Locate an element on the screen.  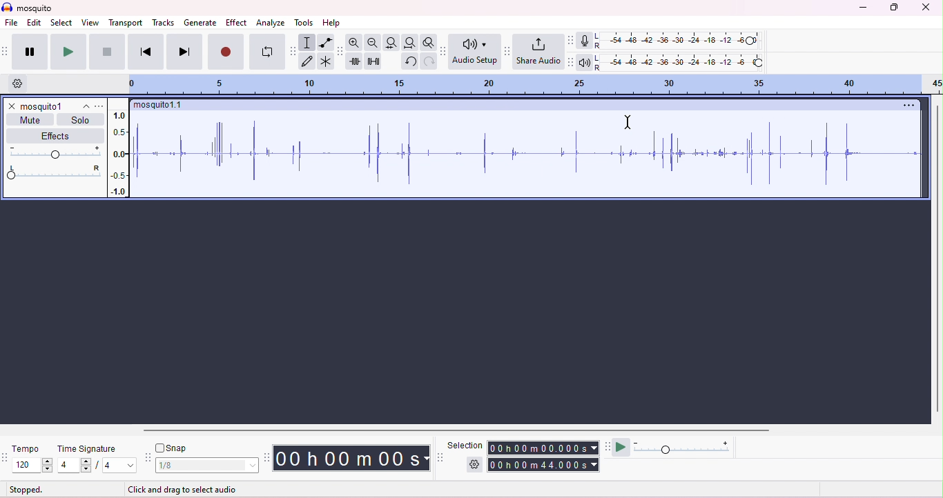
selection time is located at coordinates (545, 448).